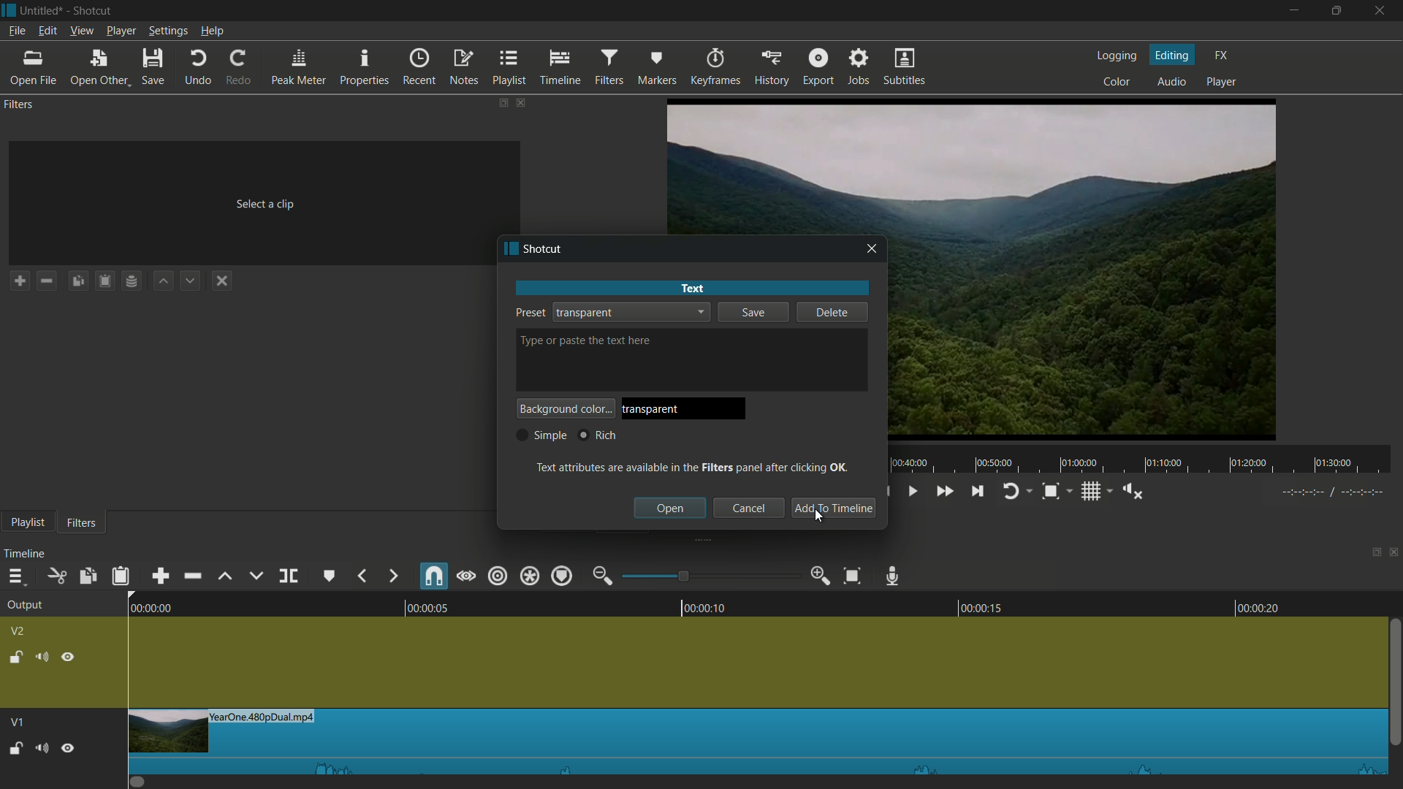 The width and height of the screenshot is (1403, 789). Describe the element at coordinates (330, 575) in the screenshot. I see `create or edit marker` at that location.